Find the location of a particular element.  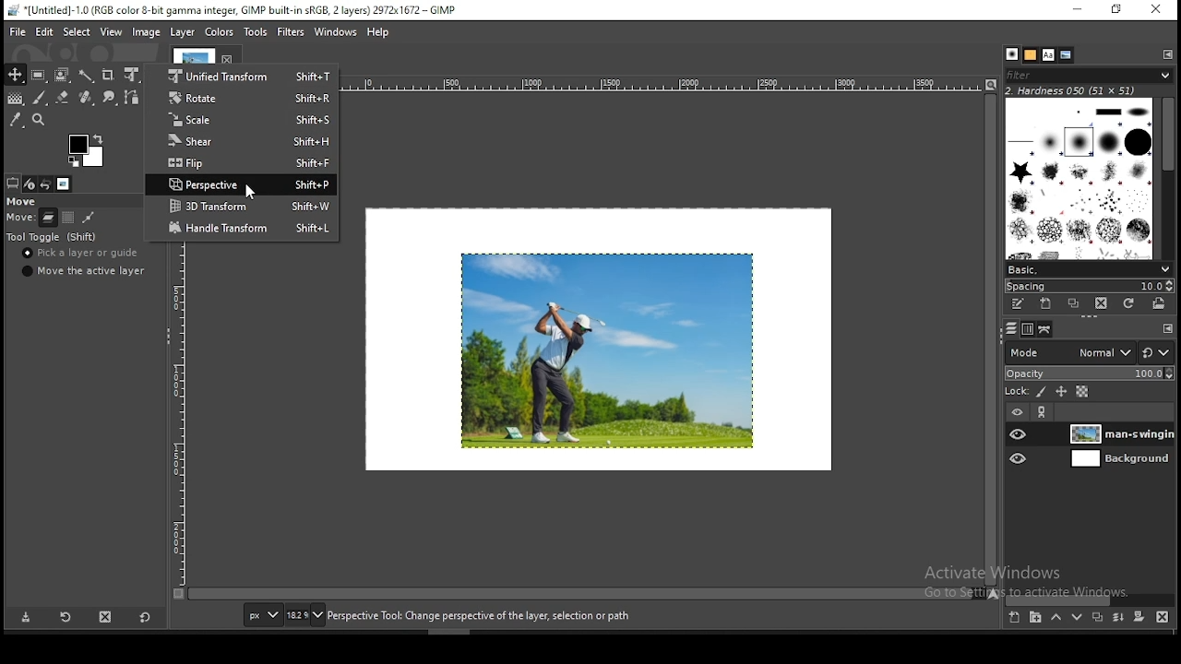

select is located at coordinates (76, 32).